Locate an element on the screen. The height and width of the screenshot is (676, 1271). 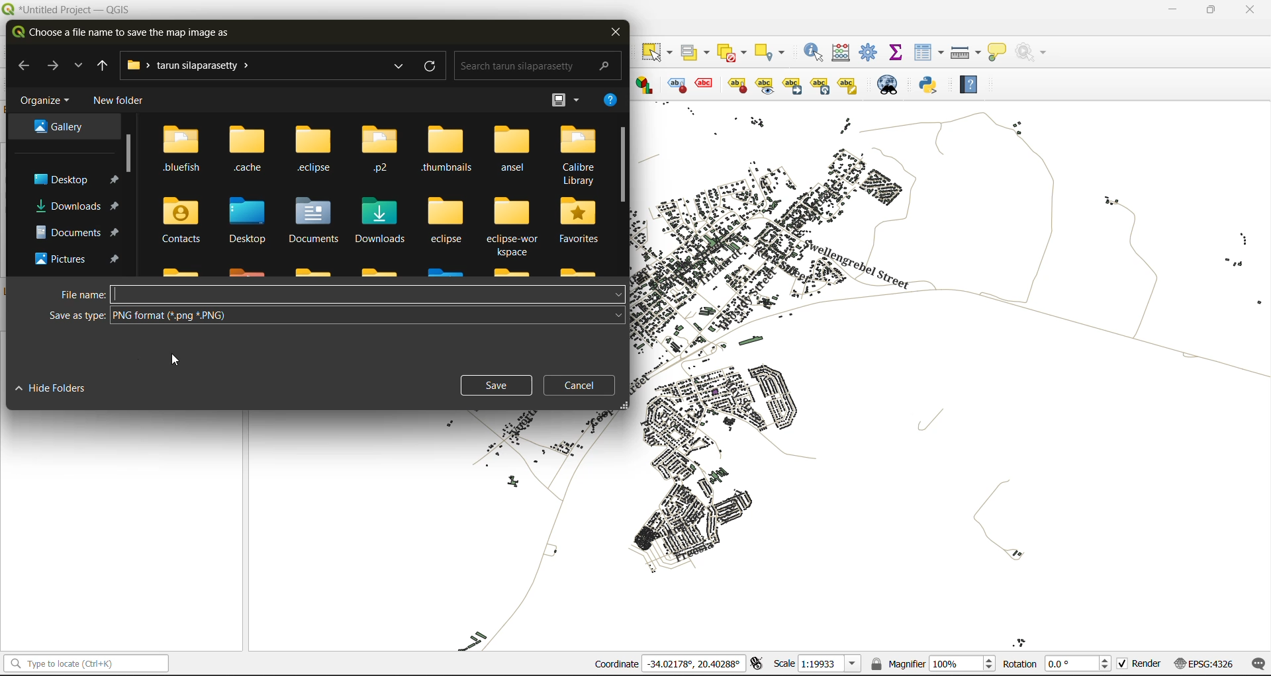
coordinates is located at coordinates (668, 665).